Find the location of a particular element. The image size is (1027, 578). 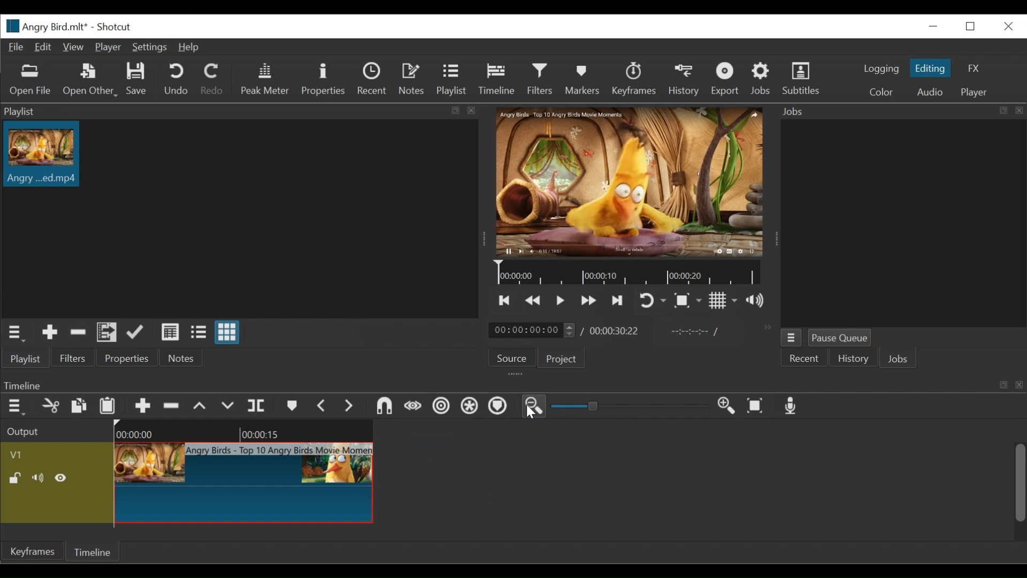

View is located at coordinates (72, 48).